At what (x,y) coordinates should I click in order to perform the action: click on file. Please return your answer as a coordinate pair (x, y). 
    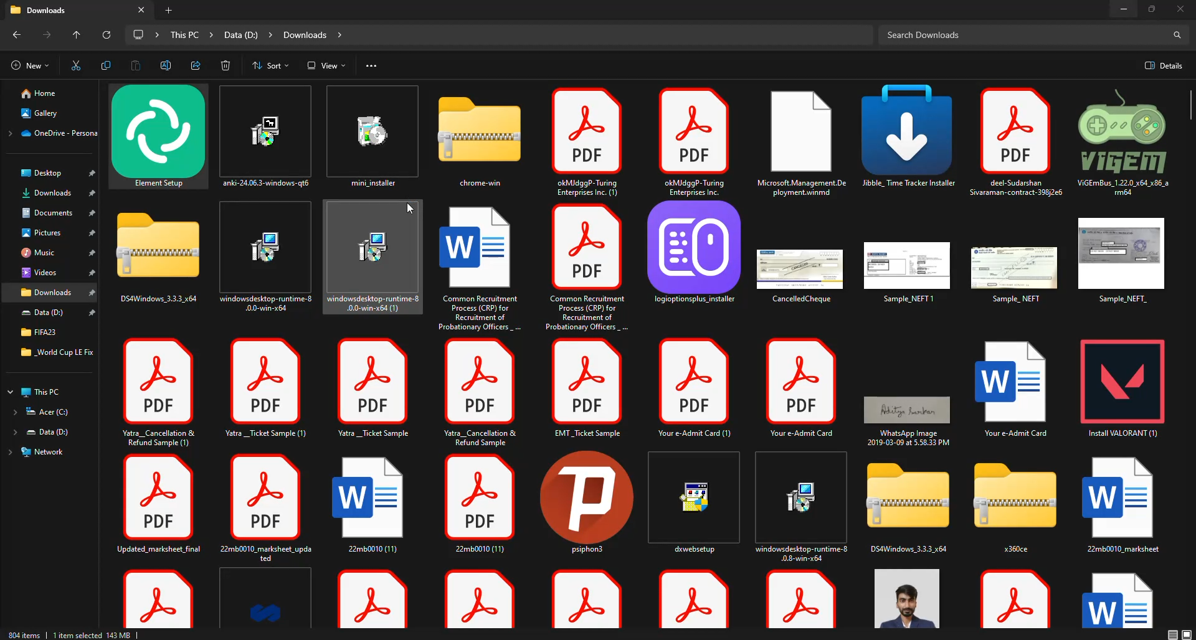
    Looking at the image, I should click on (801, 390).